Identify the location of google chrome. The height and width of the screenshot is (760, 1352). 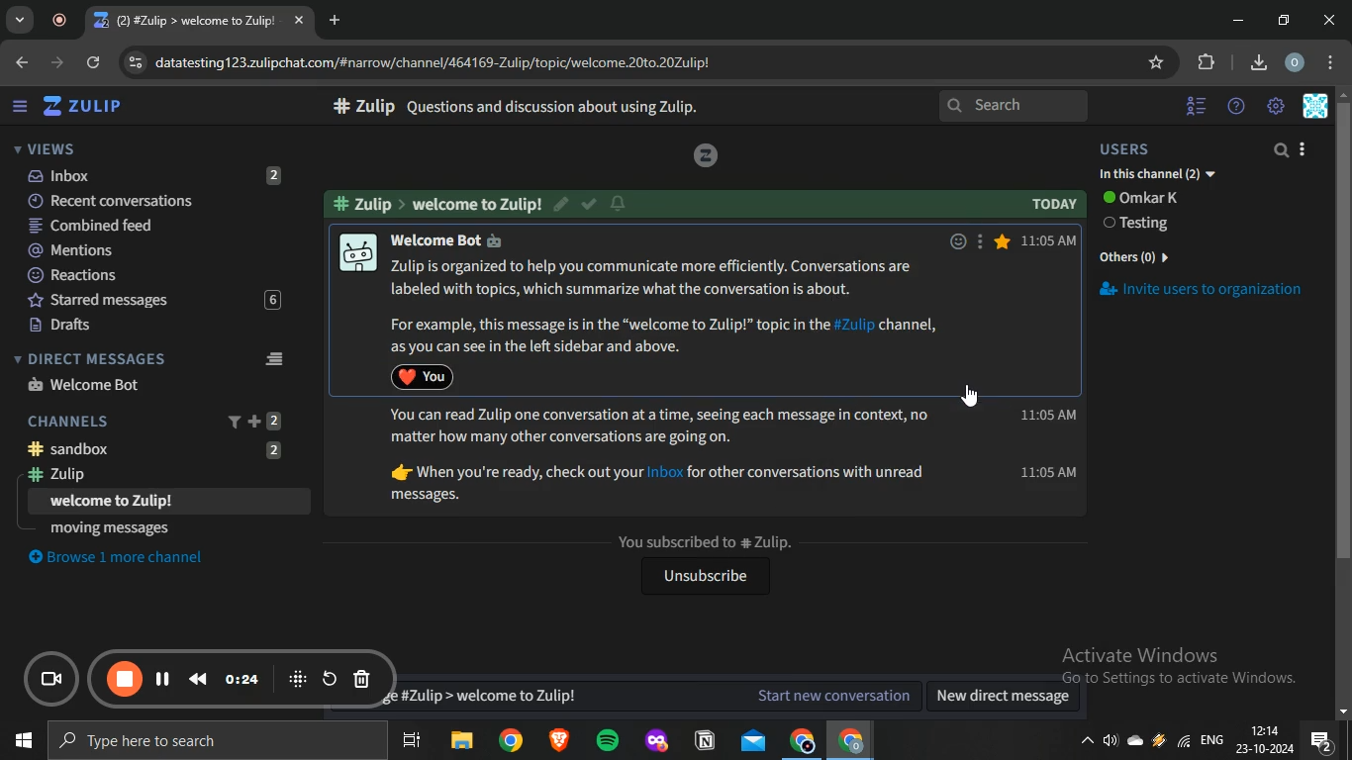
(510, 741).